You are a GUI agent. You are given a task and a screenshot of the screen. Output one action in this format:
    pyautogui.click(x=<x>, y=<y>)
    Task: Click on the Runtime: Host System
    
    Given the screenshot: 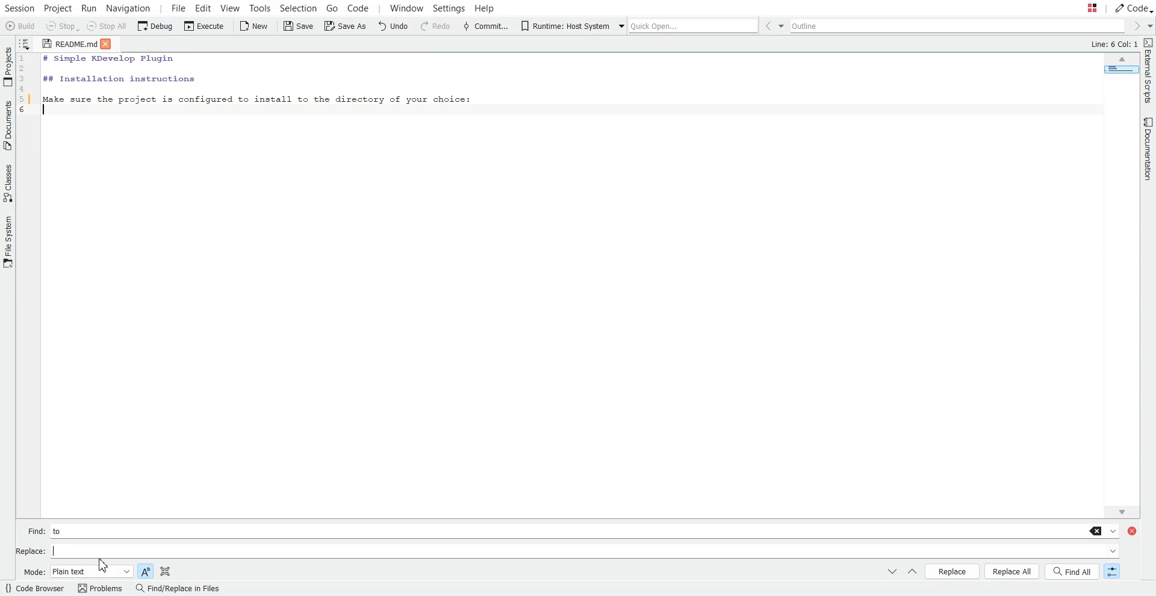 What is the action you would take?
    pyautogui.click(x=564, y=26)
    